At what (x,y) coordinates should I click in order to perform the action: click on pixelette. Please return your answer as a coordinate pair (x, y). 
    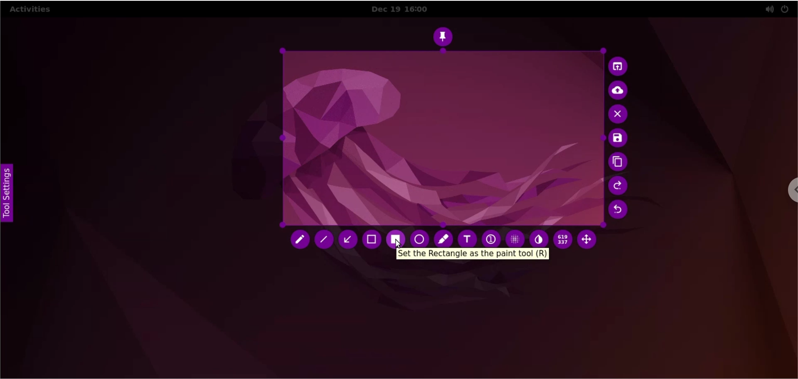
    Looking at the image, I should click on (513, 238).